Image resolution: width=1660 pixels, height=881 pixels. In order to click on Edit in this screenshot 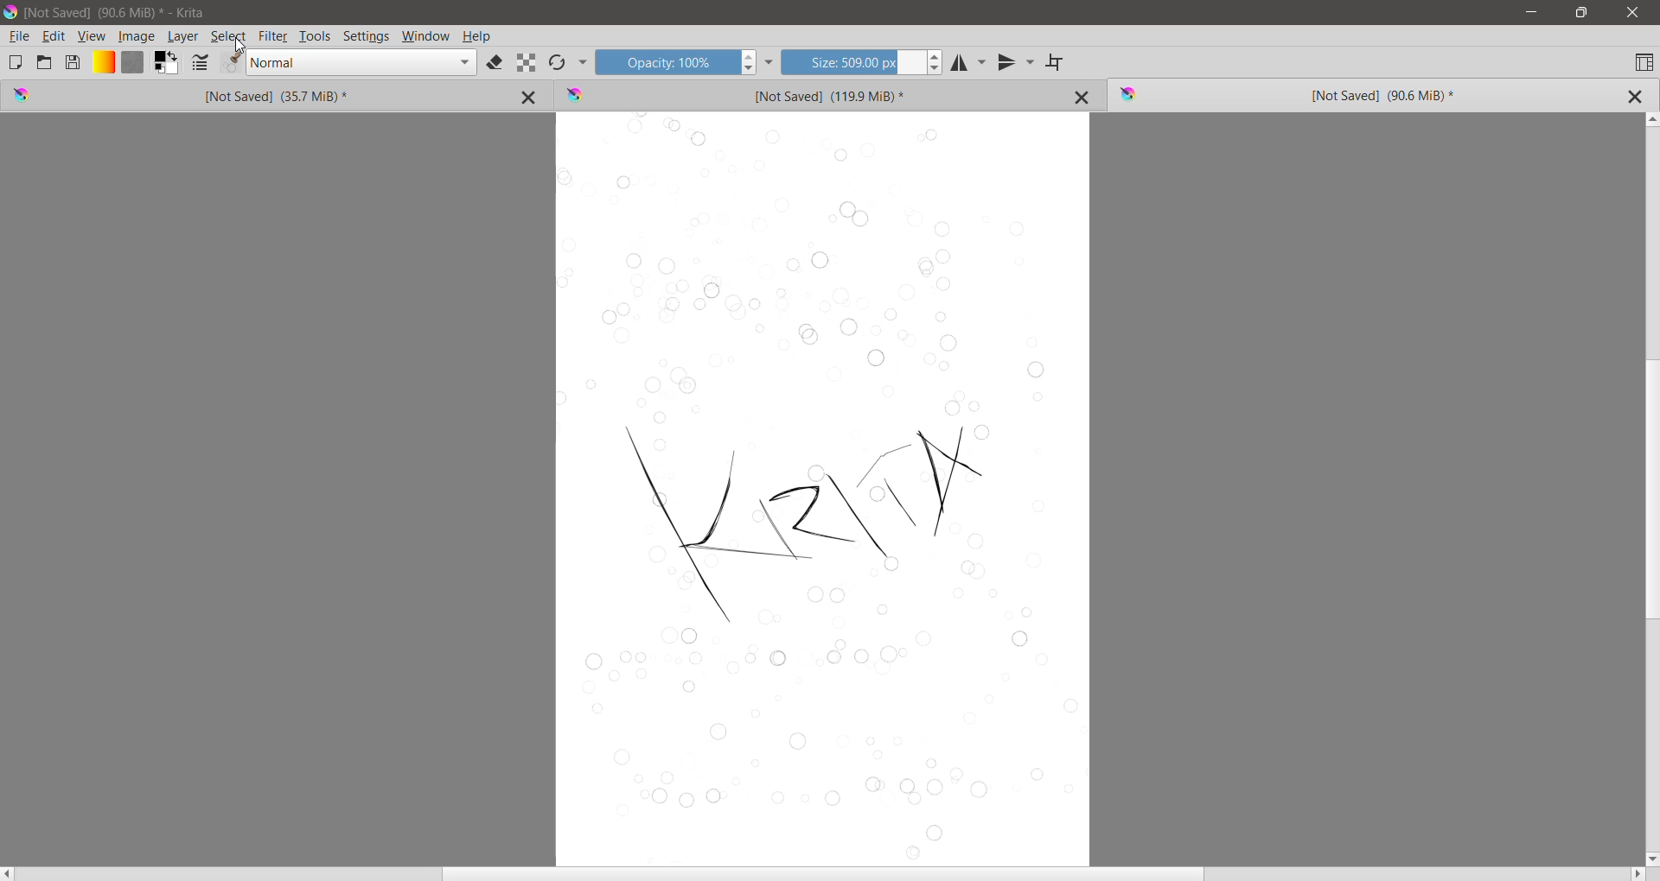, I will do `click(54, 37)`.